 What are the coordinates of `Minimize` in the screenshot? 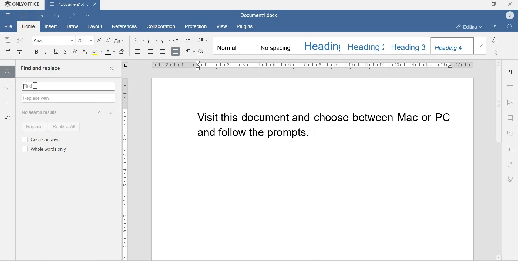 It's located at (477, 5).